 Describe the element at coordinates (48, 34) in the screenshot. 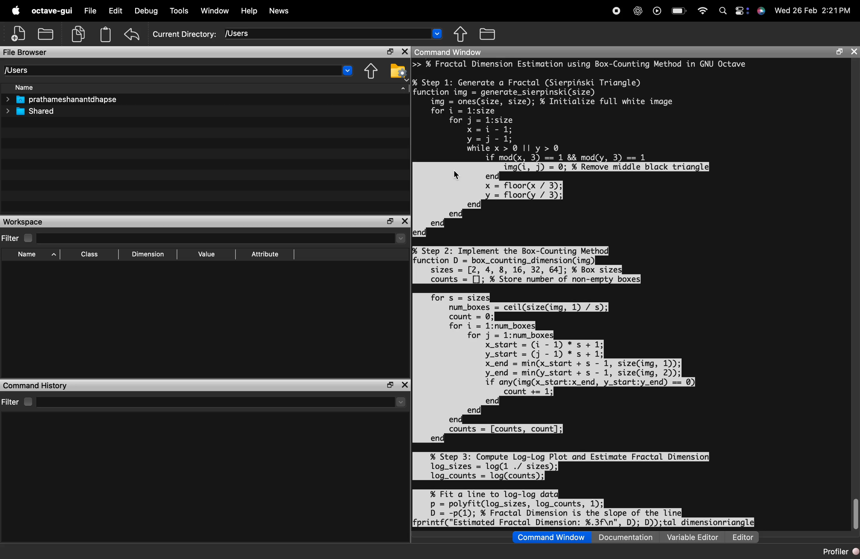

I see `local files` at that location.